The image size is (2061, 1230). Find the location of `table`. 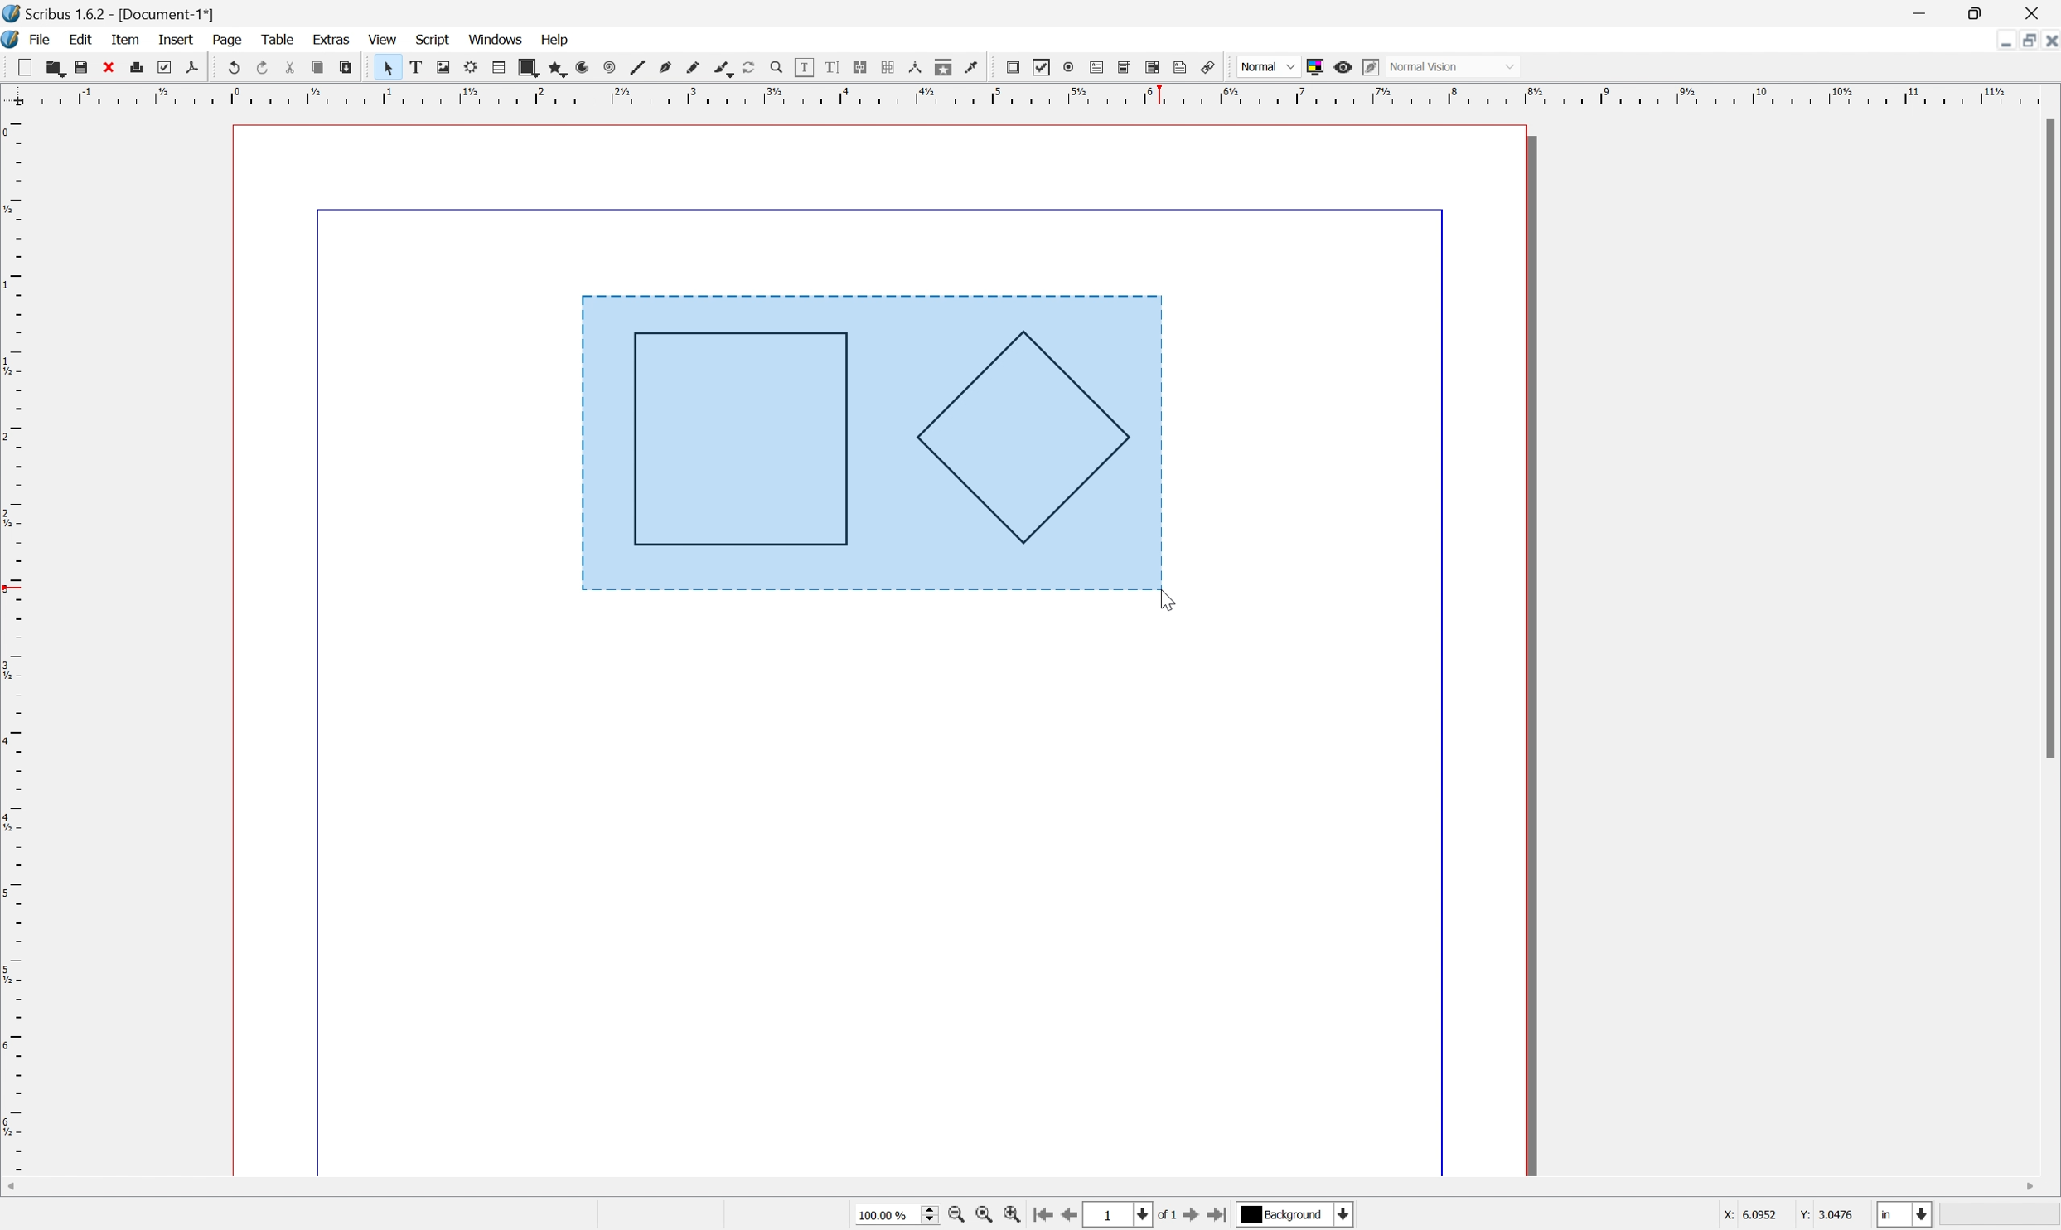

table is located at coordinates (496, 68).